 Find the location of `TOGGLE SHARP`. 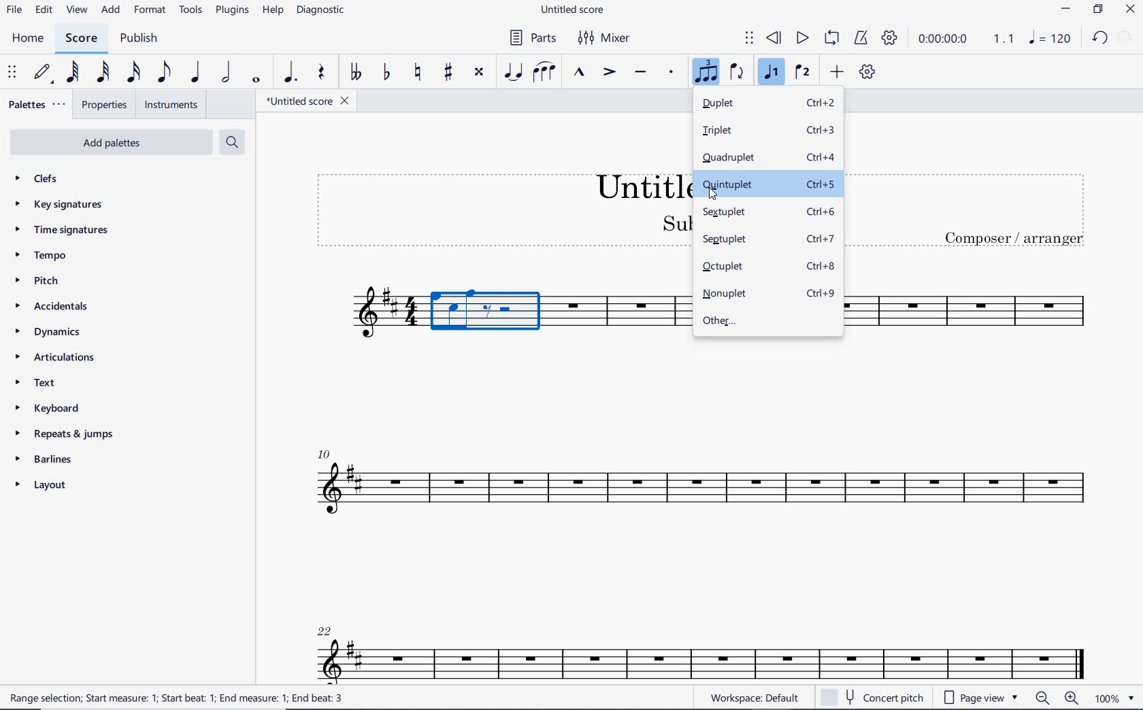

TOGGLE SHARP is located at coordinates (446, 73).